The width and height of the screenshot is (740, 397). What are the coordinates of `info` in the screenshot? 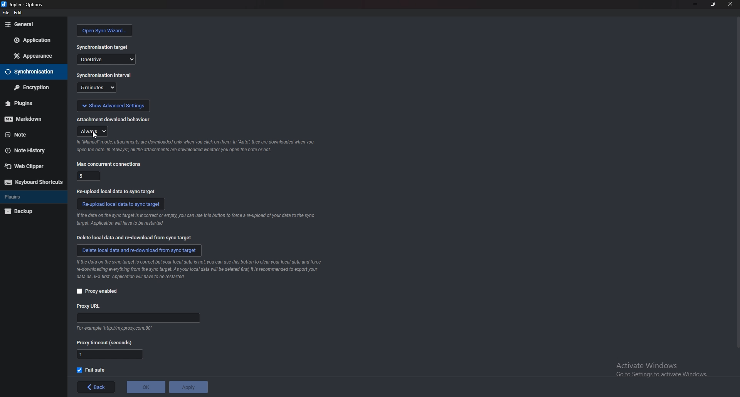 It's located at (199, 270).